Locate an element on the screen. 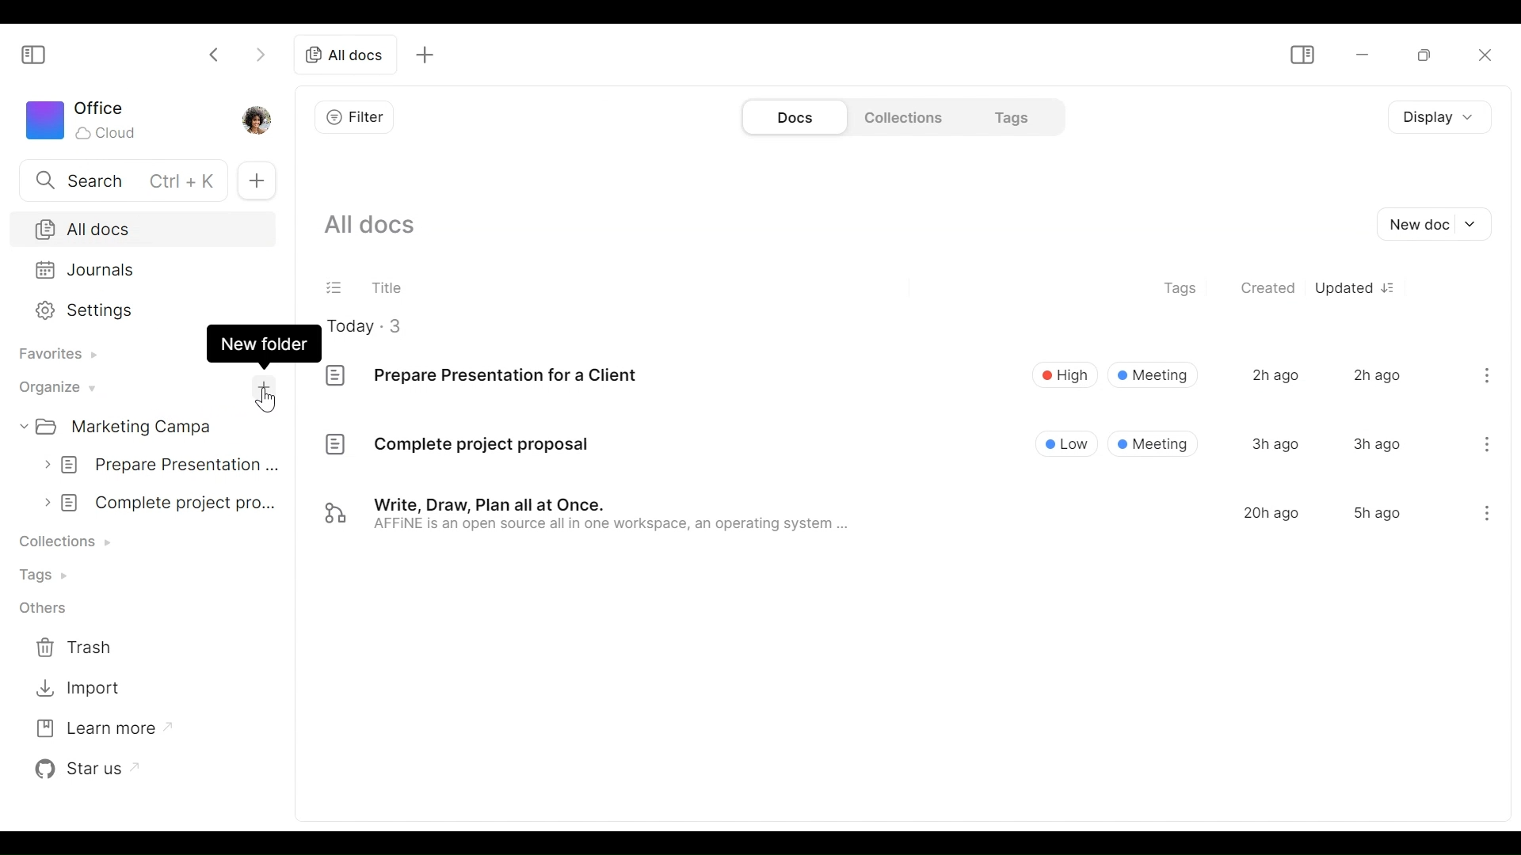 Image resolution: width=1521 pixels, height=855 pixels. Show/Hide is located at coordinates (1302, 56).